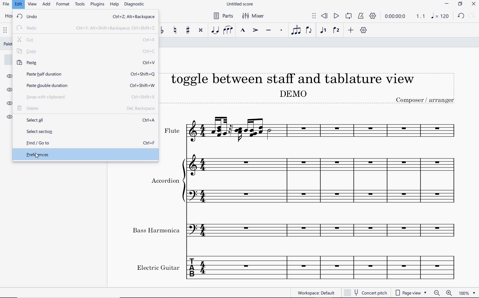 The height and width of the screenshot is (298, 479). Describe the element at coordinates (316, 130) in the screenshot. I see `Instrument: Flute` at that location.